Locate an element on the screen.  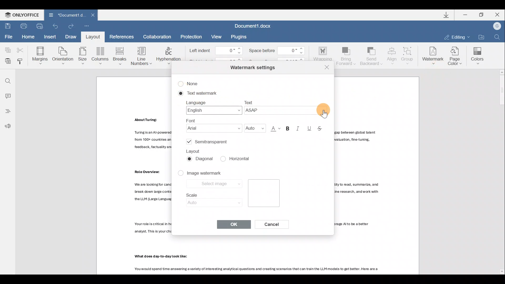
Diagonal is located at coordinates (201, 161).